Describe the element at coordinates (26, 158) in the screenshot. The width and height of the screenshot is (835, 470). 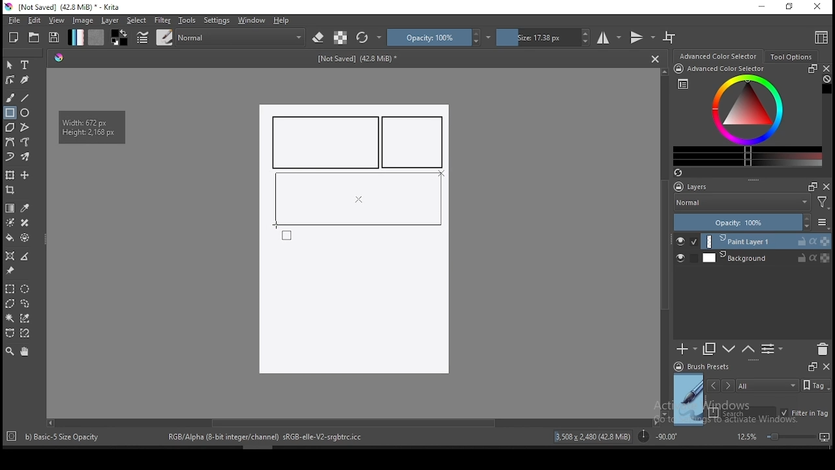
I see `multibrush tool` at that location.